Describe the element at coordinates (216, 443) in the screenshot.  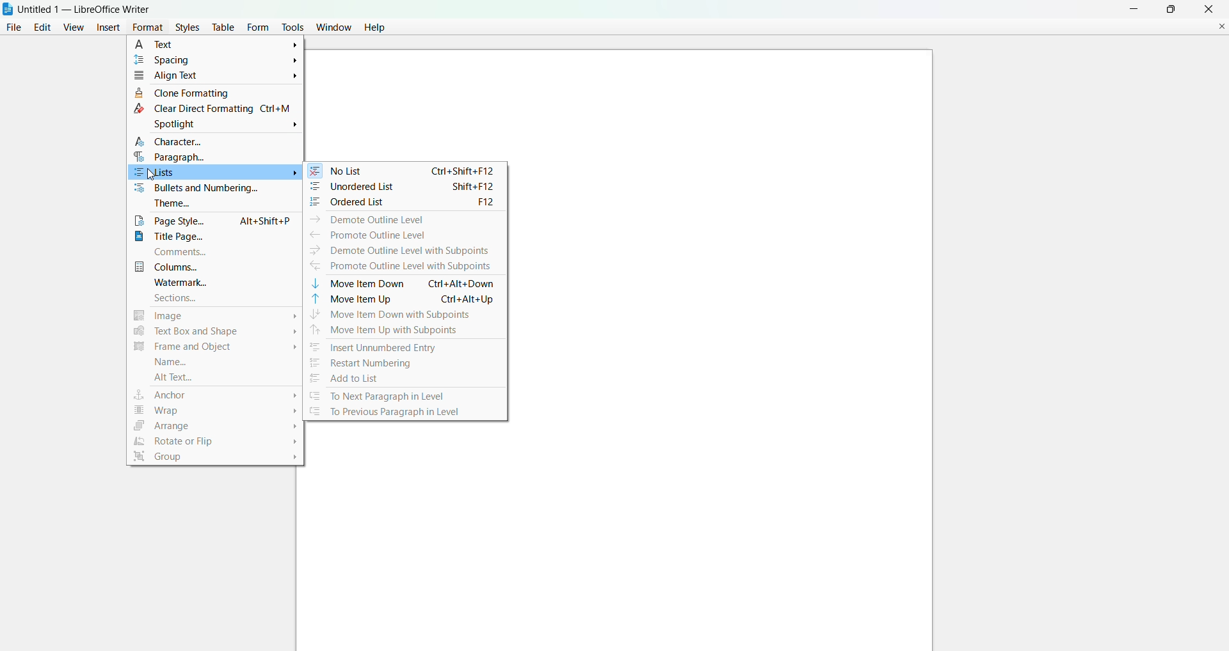
I see `rotate or flip` at that location.